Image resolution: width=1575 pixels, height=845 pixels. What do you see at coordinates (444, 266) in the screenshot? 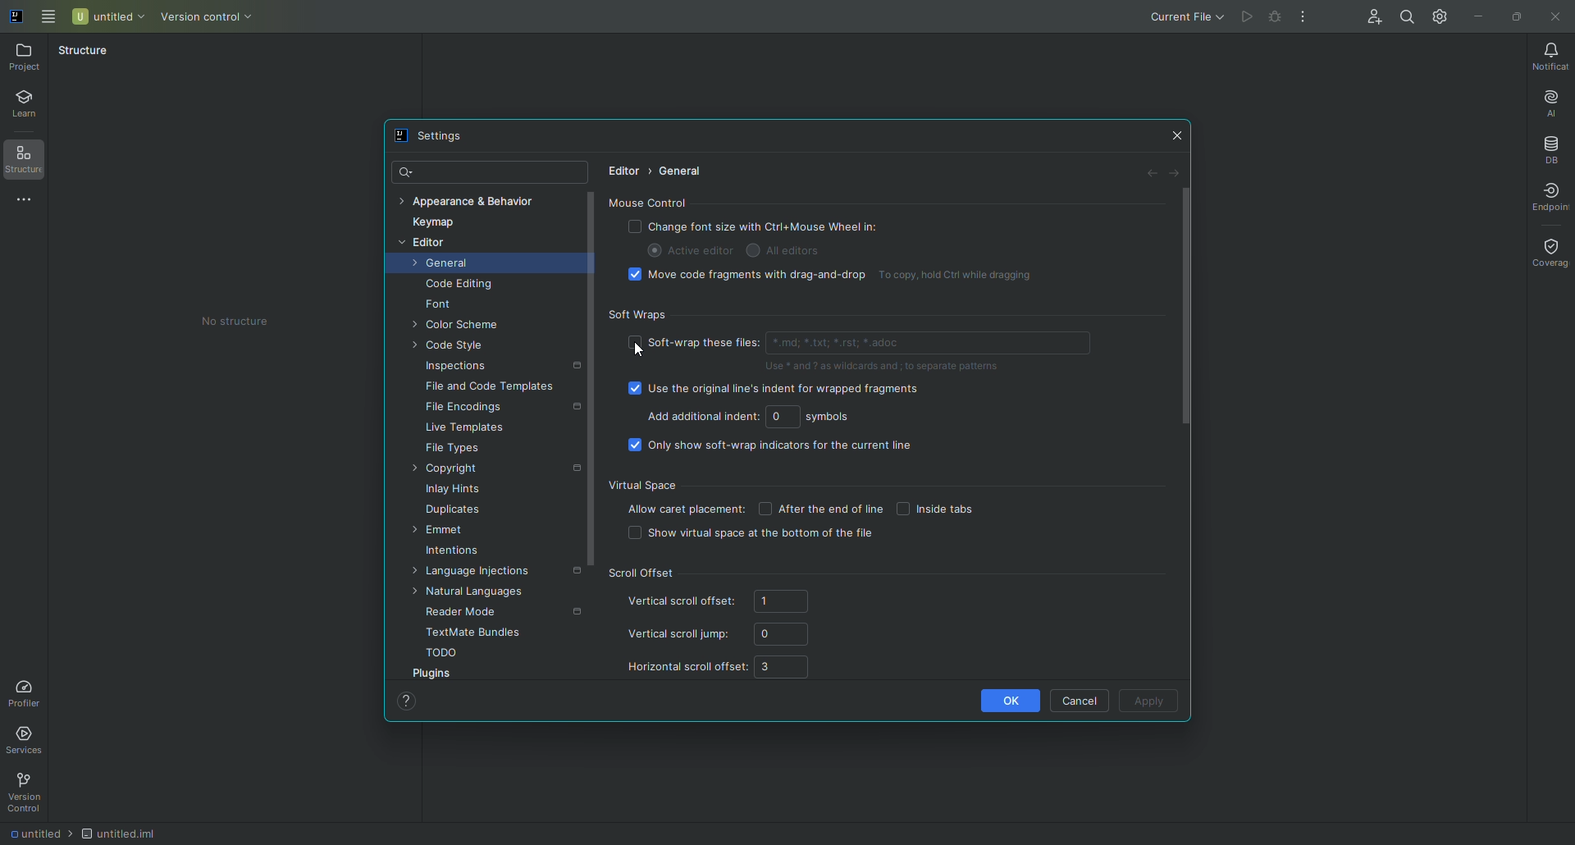
I see `General` at bounding box center [444, 266].